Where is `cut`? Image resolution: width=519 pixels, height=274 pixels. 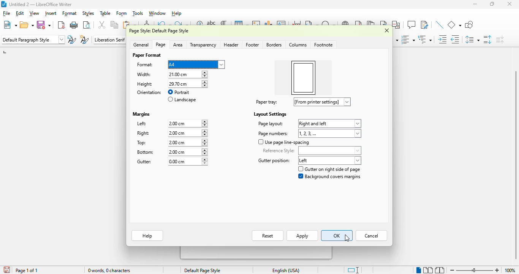
cut is located at coordinates (101, 25).